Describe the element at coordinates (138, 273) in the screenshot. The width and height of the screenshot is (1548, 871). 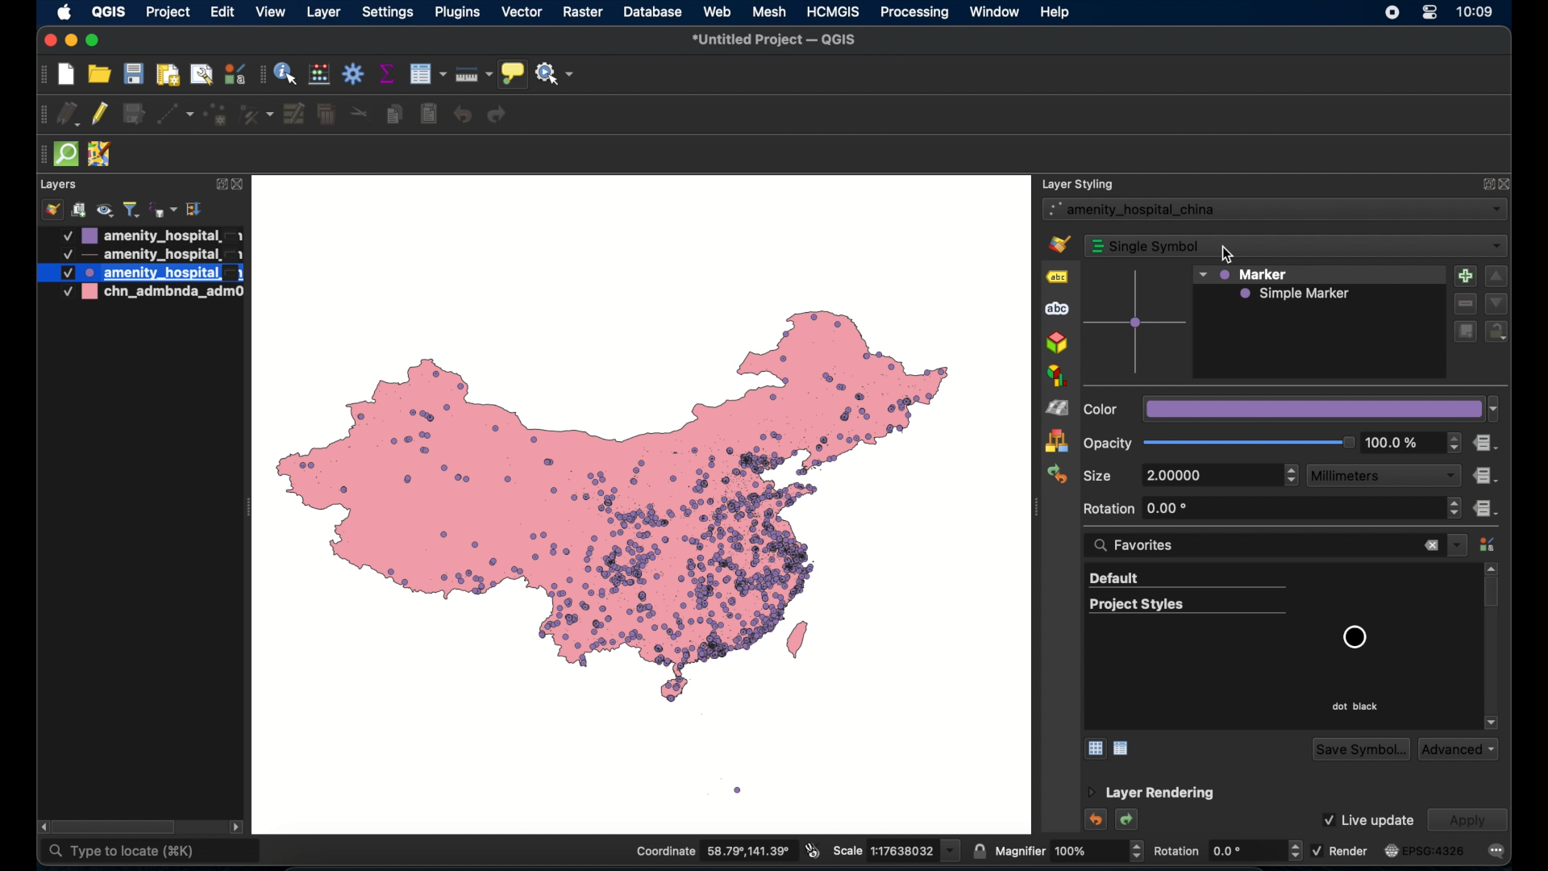
I see `layer 3` at that location.